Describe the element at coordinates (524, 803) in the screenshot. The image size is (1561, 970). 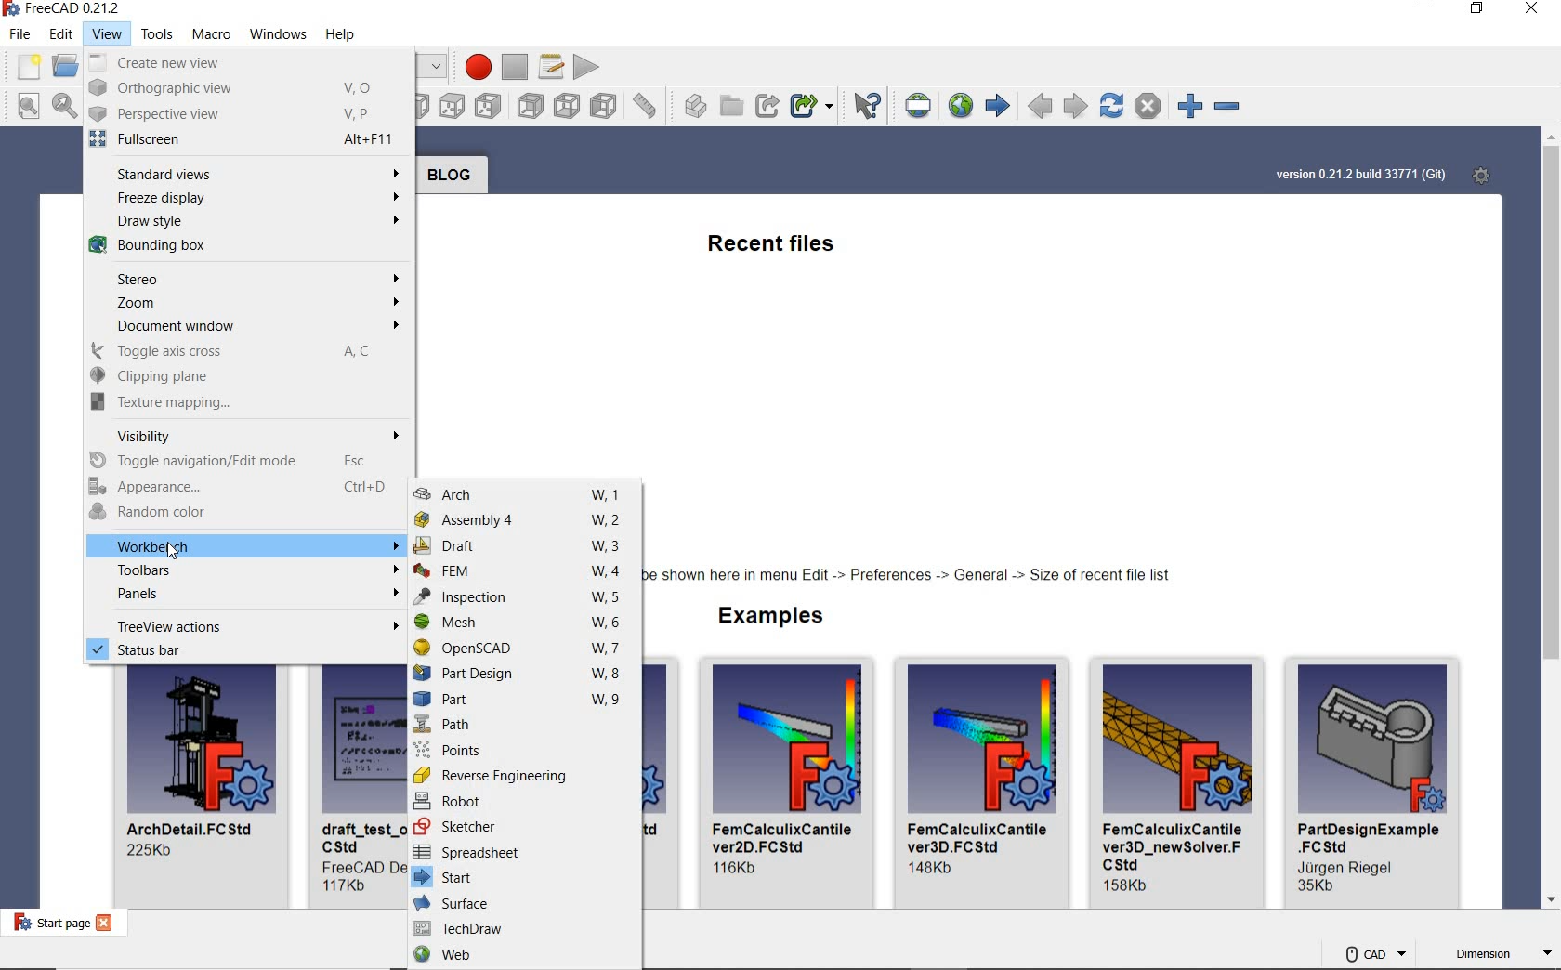
I see `robot` at that location.